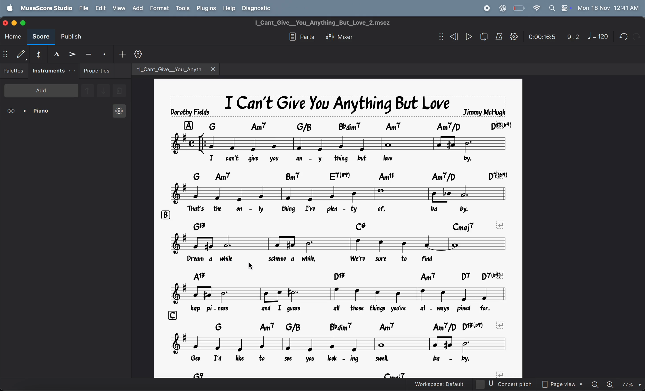 Image resolution: width=645 pixels, height=391 pixels. I want to click on go downward, so click(104, 90).